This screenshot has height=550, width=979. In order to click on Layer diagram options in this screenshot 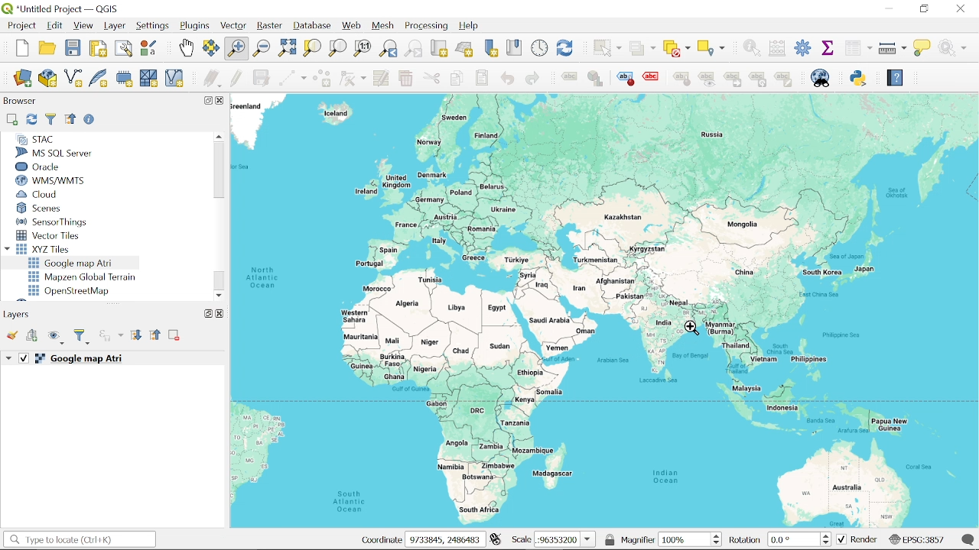, I will do `click(594, 79)`.